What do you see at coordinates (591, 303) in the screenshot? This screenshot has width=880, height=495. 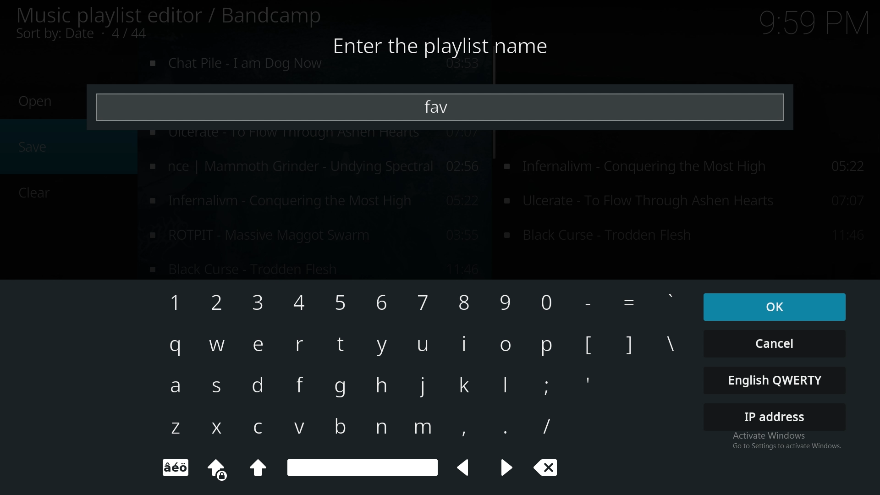 I see `keyboard input` at bounding box center [591, 303].